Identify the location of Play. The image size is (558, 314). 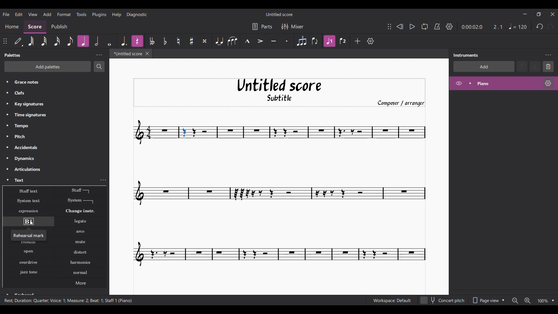
(412, 26).